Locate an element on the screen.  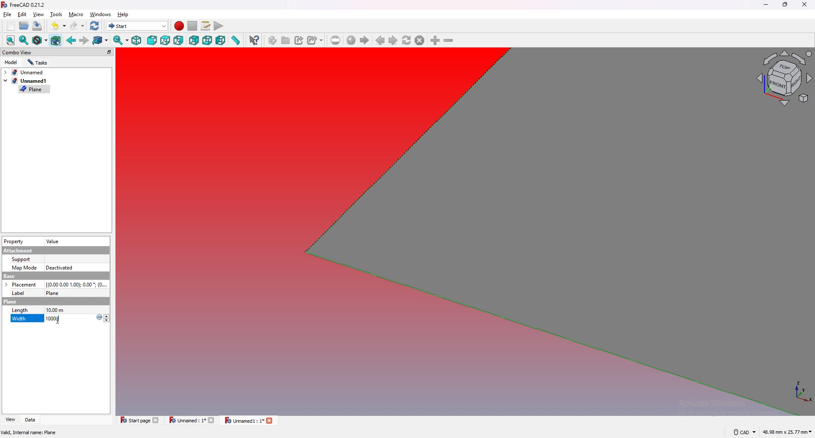
save is located at coordinates (37, 26).